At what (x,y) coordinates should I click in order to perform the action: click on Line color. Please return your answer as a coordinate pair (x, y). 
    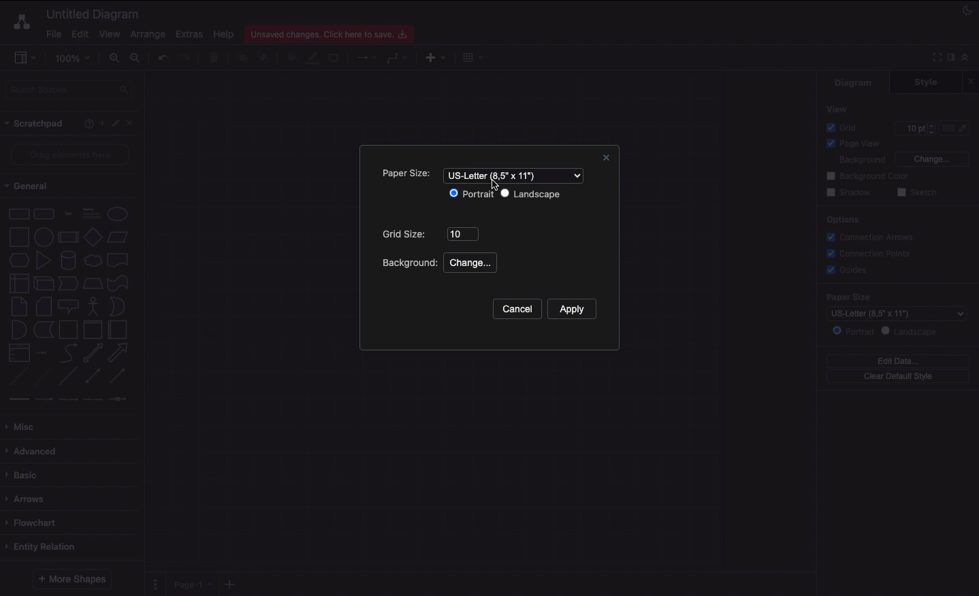
    Looking at the image, I should click on (312, 56).